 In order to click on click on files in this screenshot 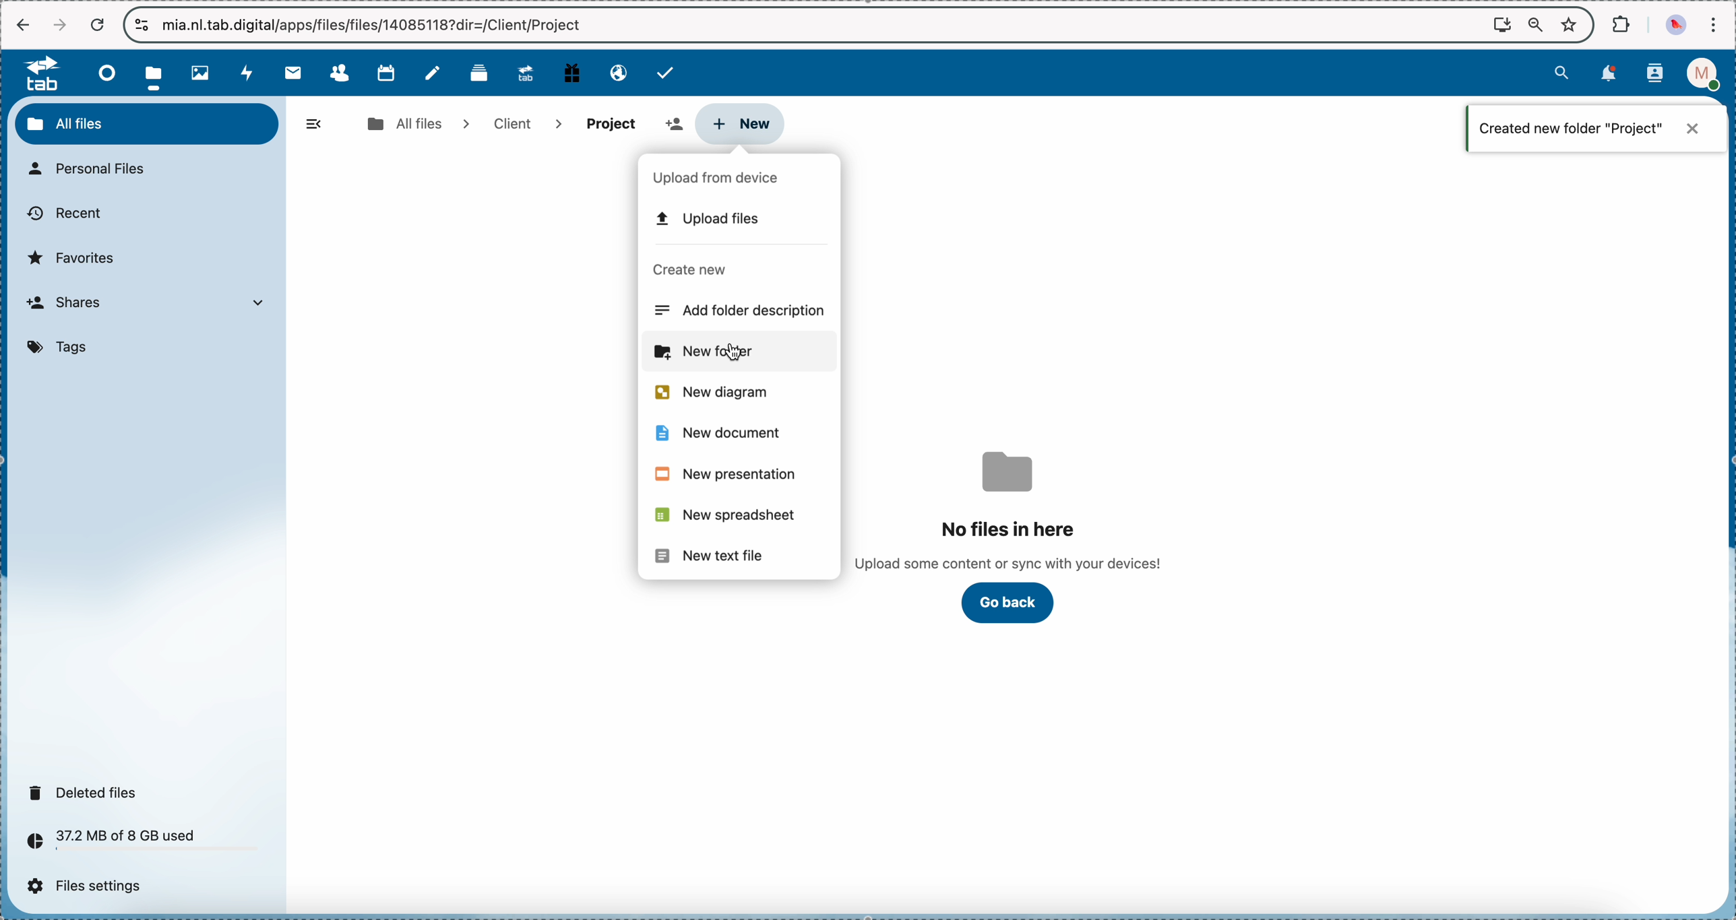, I will do `click(158, 73)`.